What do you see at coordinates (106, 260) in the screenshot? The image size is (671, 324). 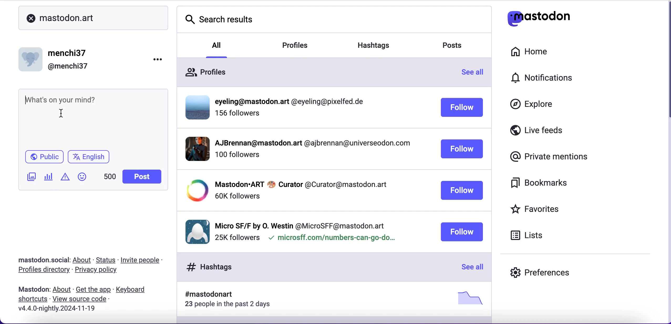 I see `status` at bounding box center [106, 260].